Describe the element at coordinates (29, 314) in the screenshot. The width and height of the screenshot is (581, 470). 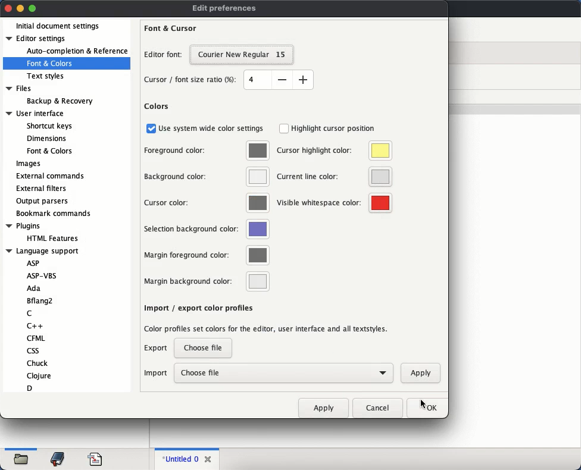
I see `c` at that location.